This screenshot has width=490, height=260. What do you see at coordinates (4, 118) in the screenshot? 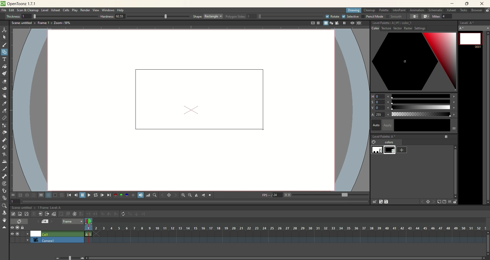
I see `ruler editor` at bounding box center [4, 118].